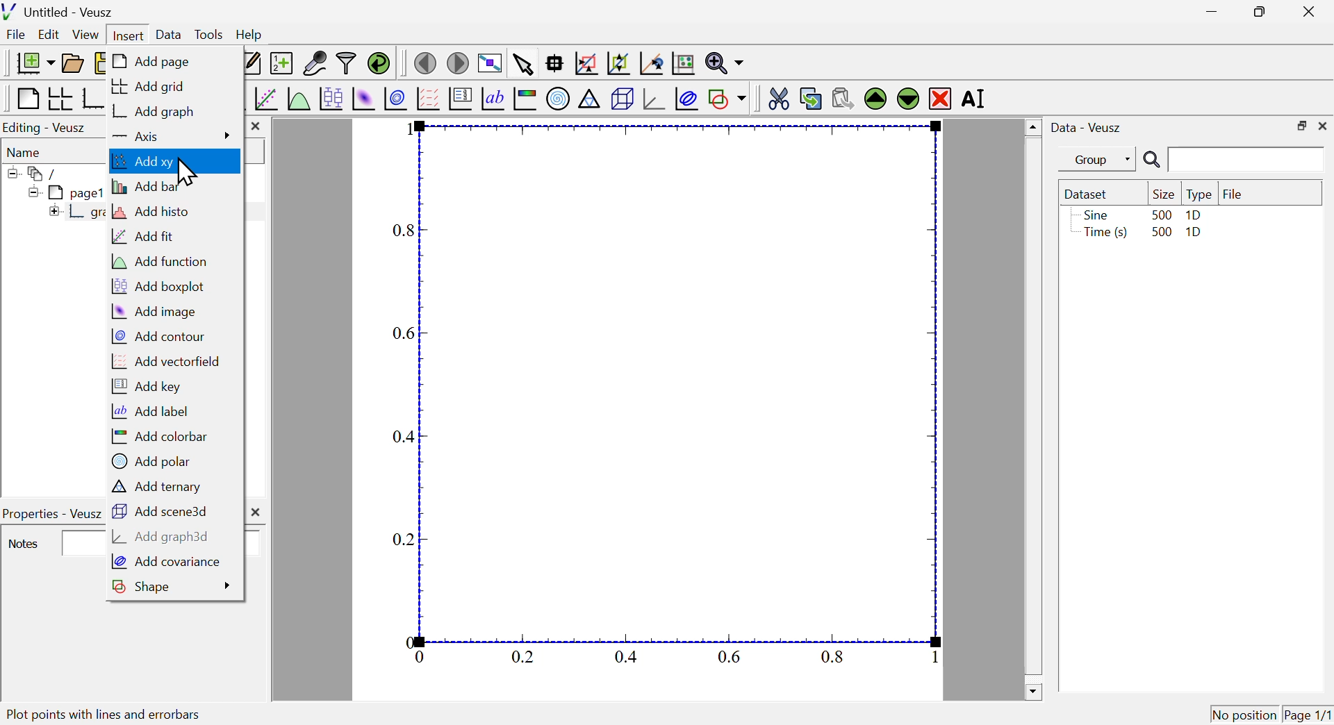  I want to click on folder, so click(38, 173).